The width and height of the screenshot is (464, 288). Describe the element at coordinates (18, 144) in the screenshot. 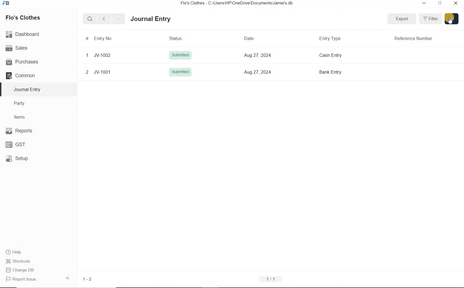

I see `GST` at that location.